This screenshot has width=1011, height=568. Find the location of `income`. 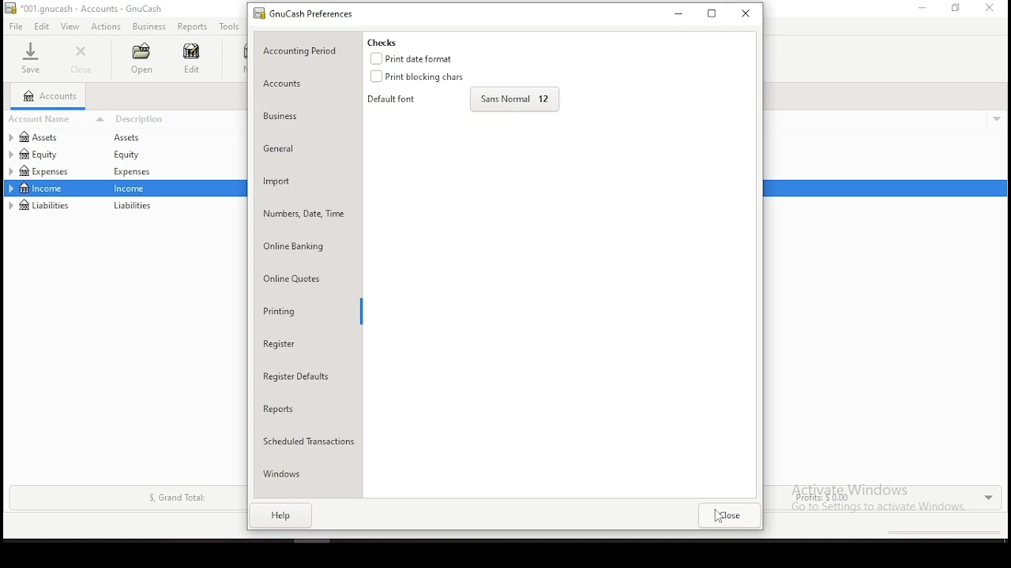

income is located at coordinates (133, 189).